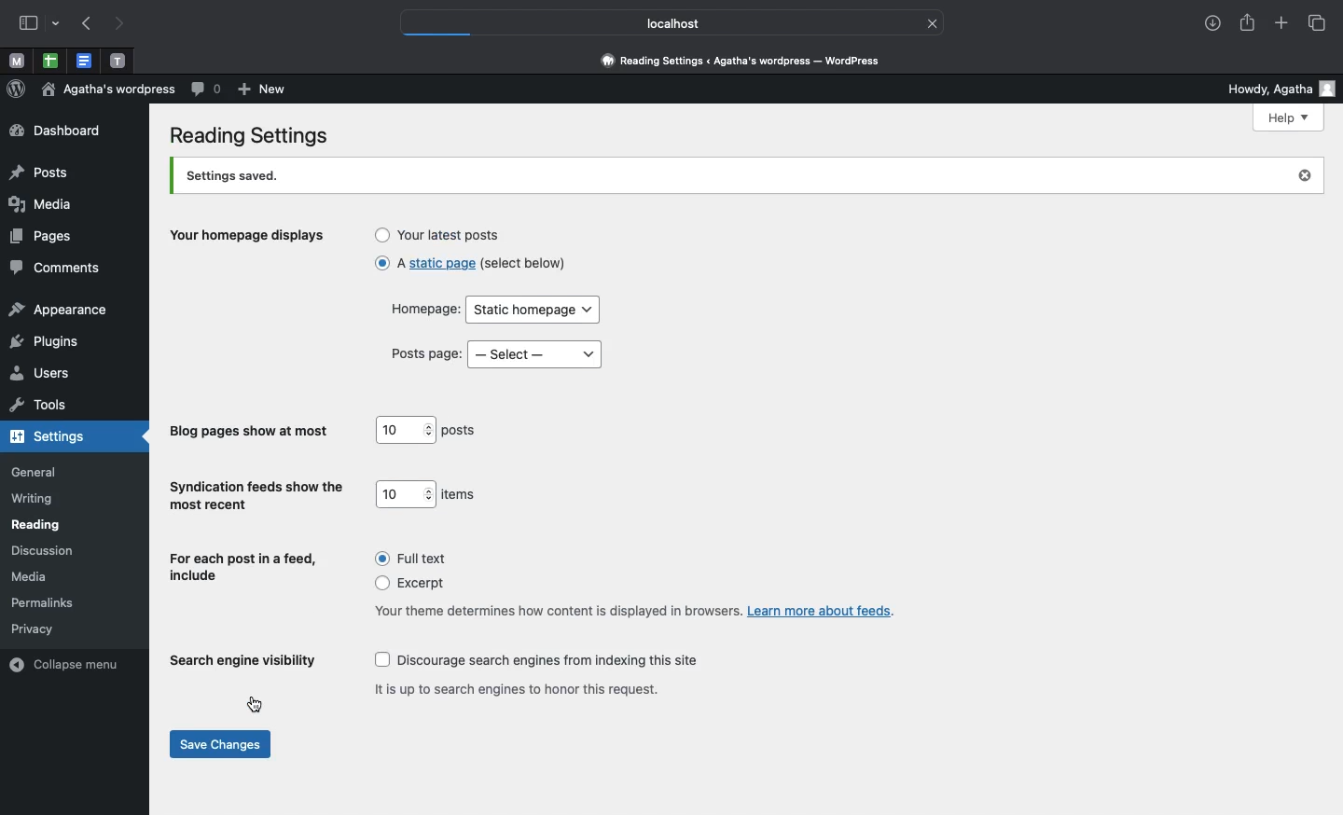 Image resolution: width=1343 pixels, height=815 pixels. I want to click on Tabs, so click(1321, 24).